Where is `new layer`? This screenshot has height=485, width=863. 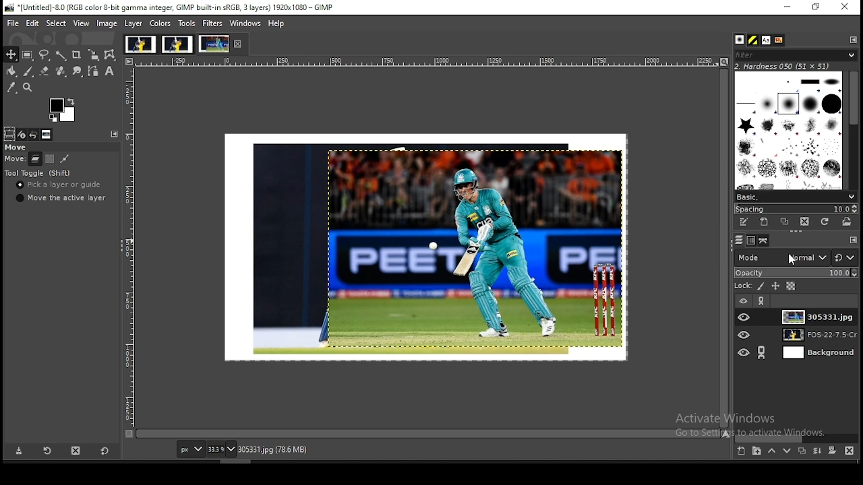 new layer is located at coordinates (742, 451).